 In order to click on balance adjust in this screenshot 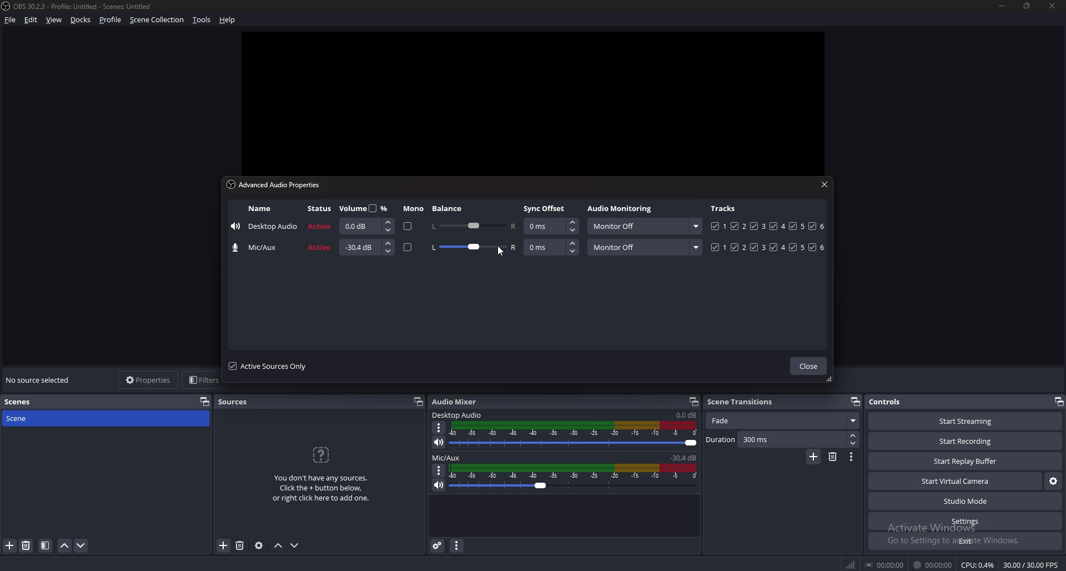, I will do `click(473, 248)`.